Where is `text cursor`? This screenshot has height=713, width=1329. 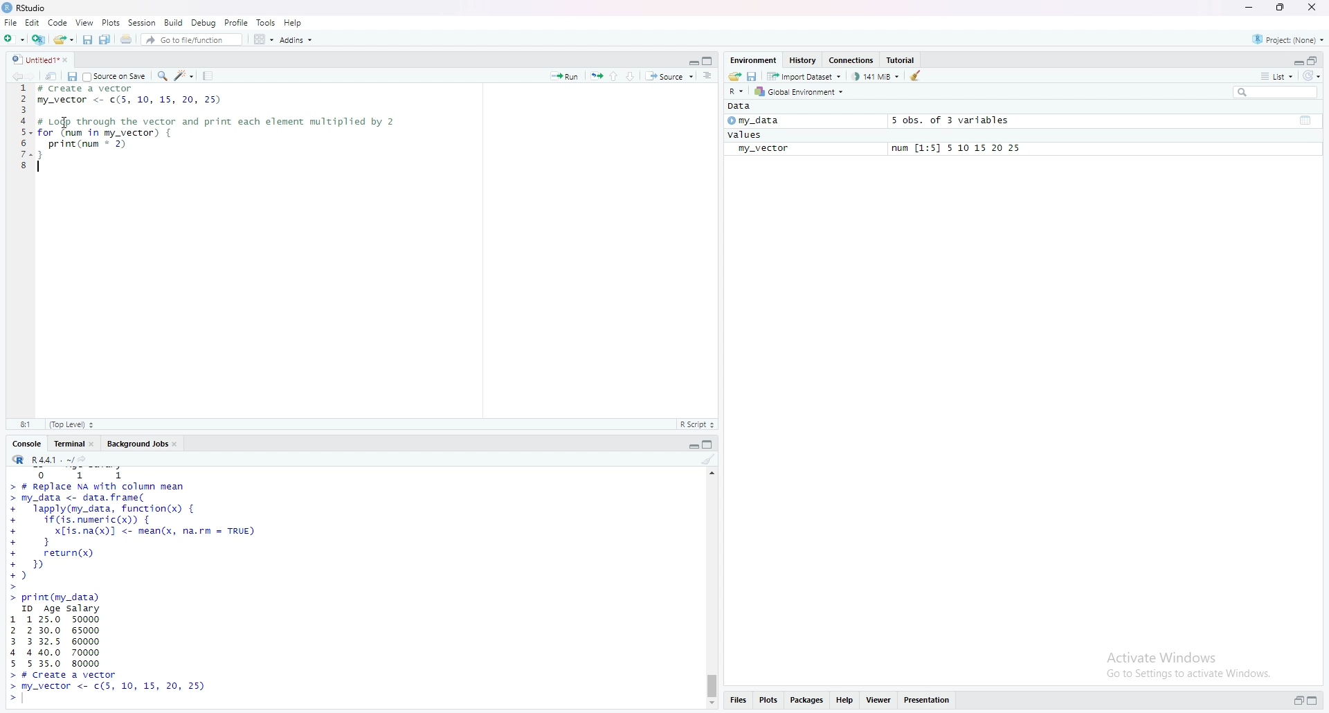
text cursor is located at coordinates (39, 167).